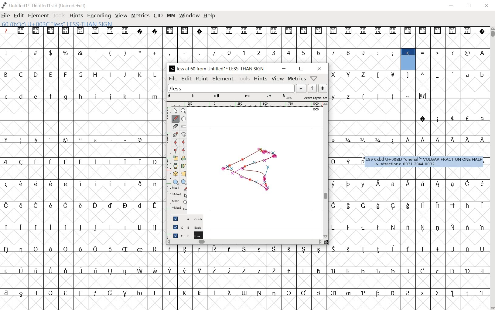 This screenshot has height=310, width=495. What do you see at coordinates (244, 30) in the screenshot?
I see `special symbols` at bounding box center [244, 30].